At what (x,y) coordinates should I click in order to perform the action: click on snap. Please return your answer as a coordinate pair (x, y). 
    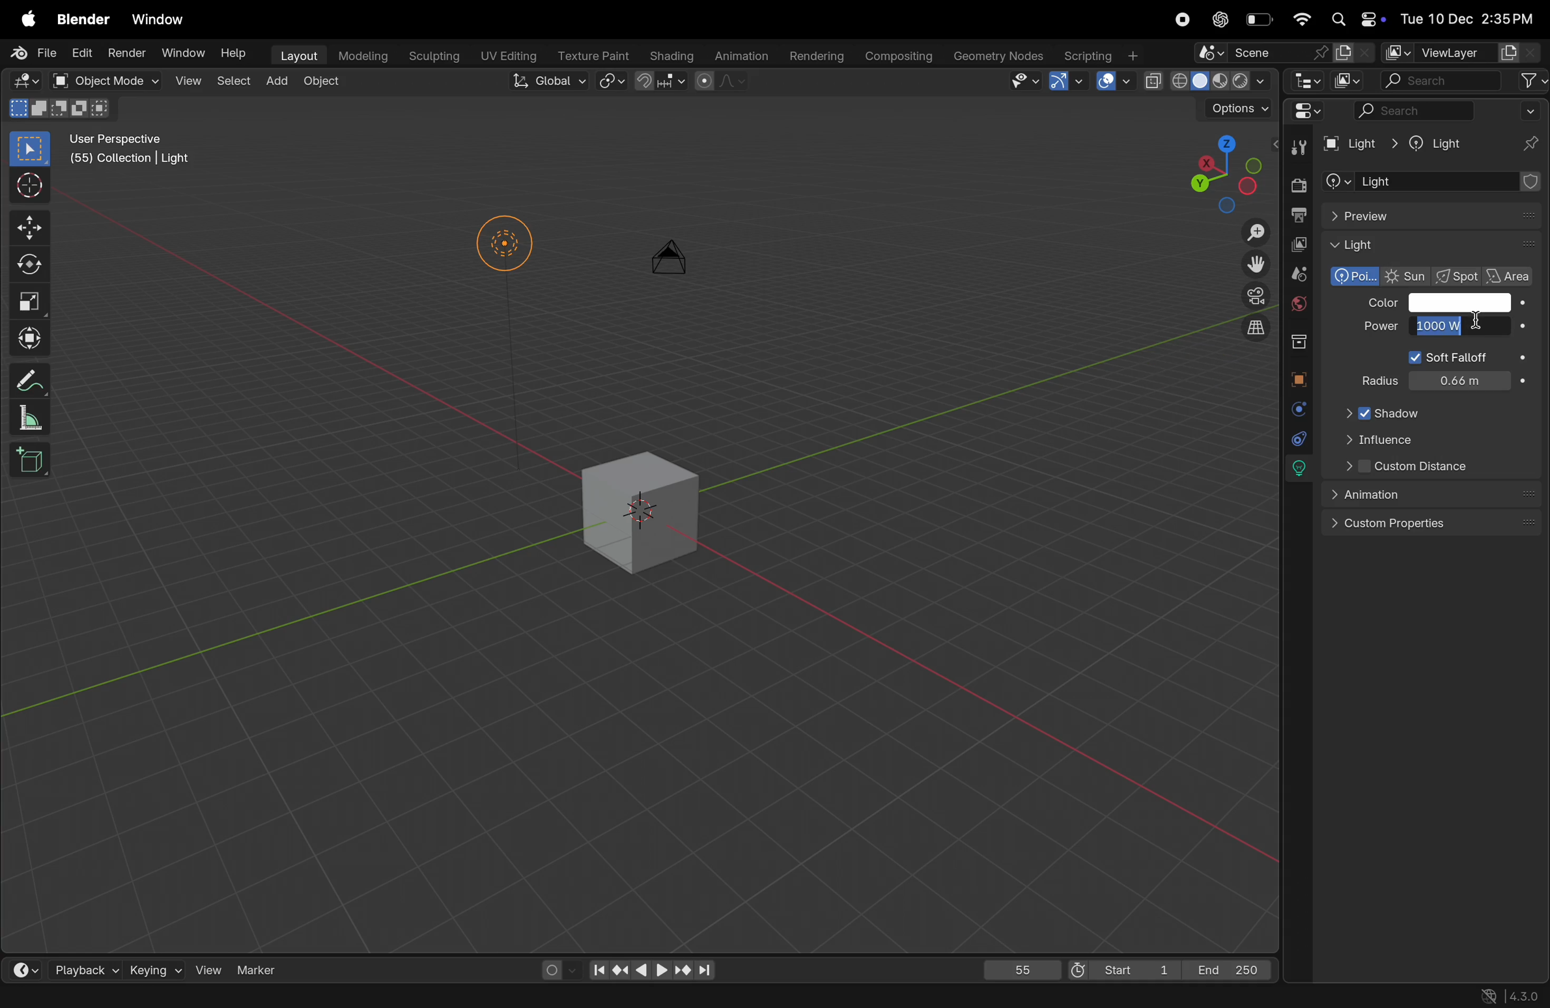
    Looking at the image, I should click on (612, 83).